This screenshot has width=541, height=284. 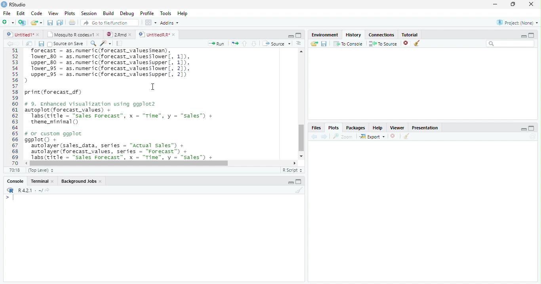 What do you see at coordinates (523, 35) in the screenshot?
I see `Minimize` at bounding box center [523, 35].